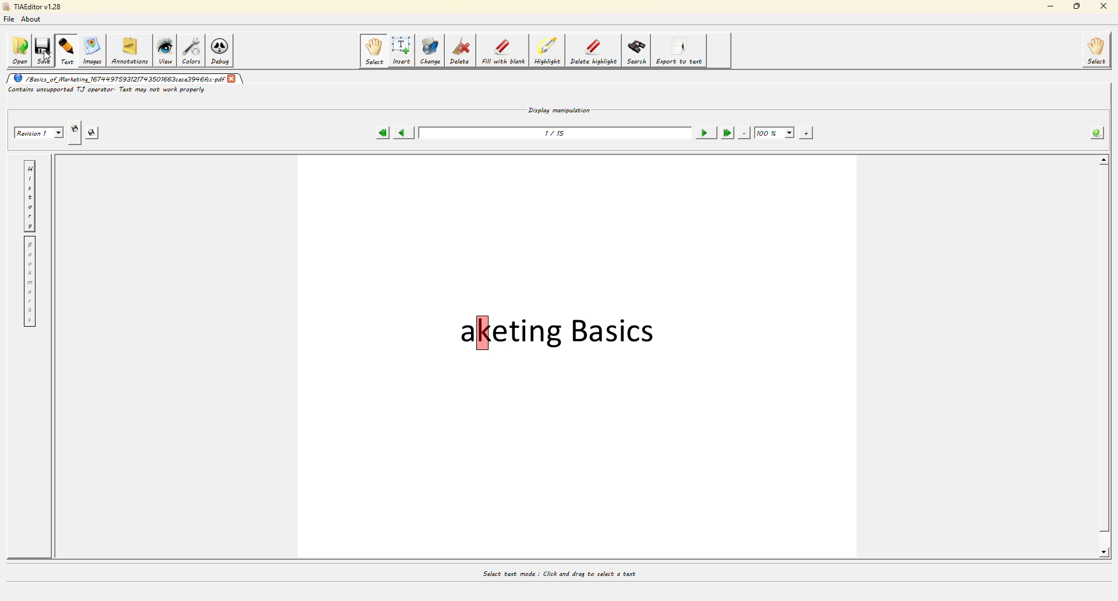 The width and height of the screenshot is (1118, 601). I want to click on /Basics_of Marketing_1674497593121743501663cece3946fcc.pdf, so click(116, 77).